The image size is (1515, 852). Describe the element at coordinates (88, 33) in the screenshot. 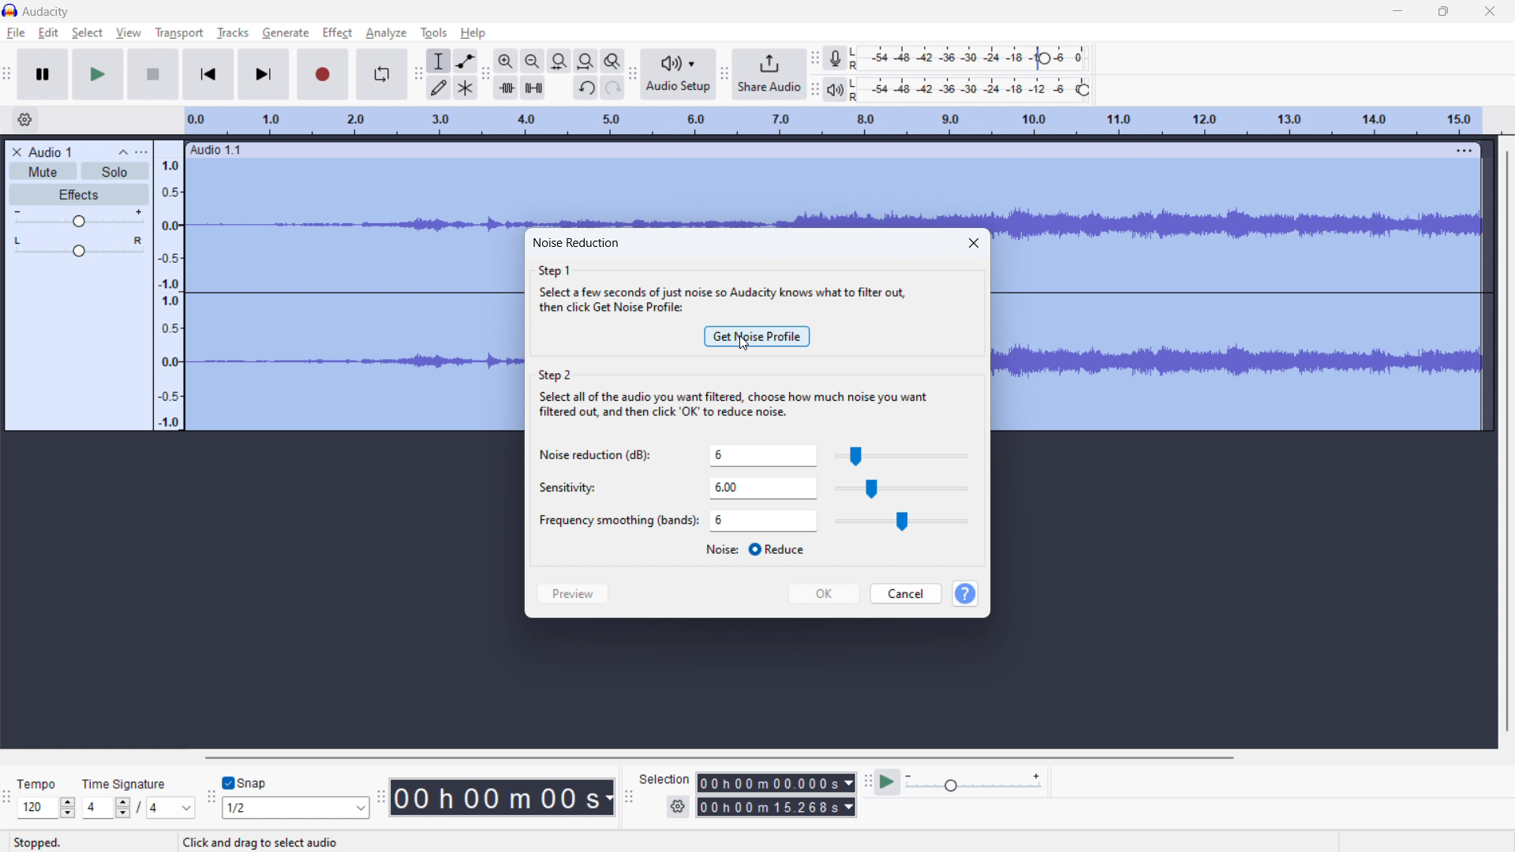

I see `select` at that location.